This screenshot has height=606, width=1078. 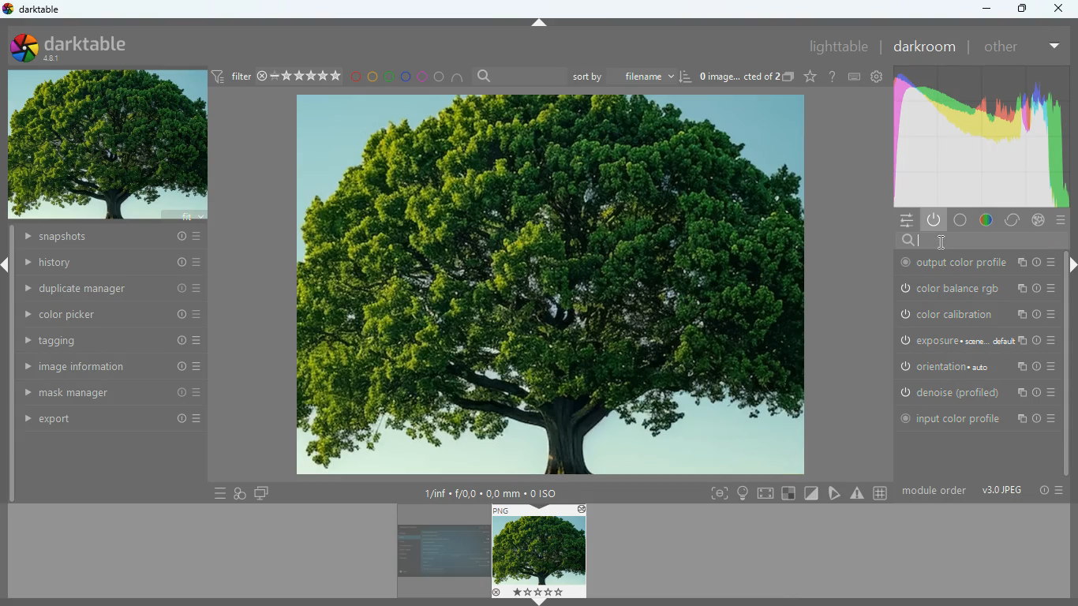 What do you see at coordinates (1003, 47) in the screenshot?
I see `other` at bounding box center [1003, 47].